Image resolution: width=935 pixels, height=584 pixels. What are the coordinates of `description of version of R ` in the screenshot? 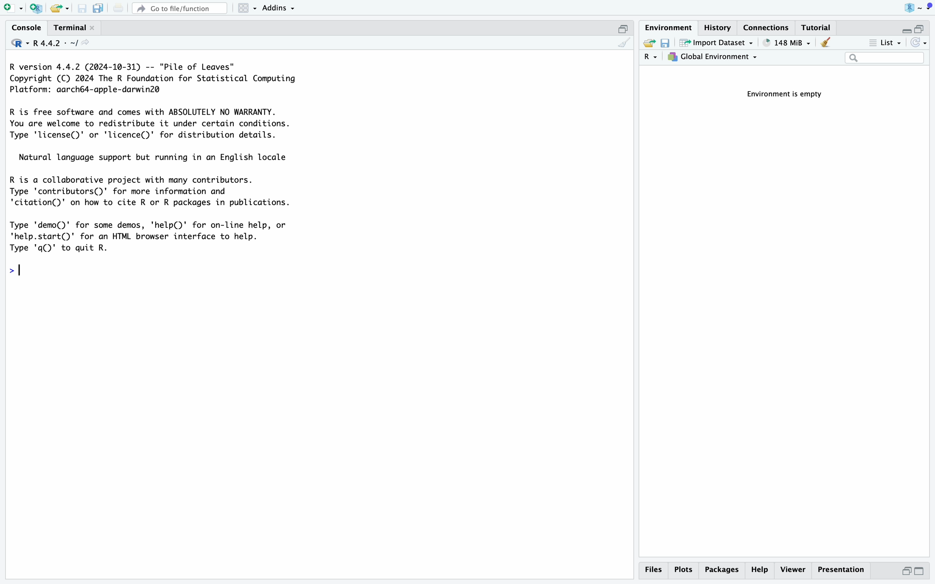 It's located at (150, 78).